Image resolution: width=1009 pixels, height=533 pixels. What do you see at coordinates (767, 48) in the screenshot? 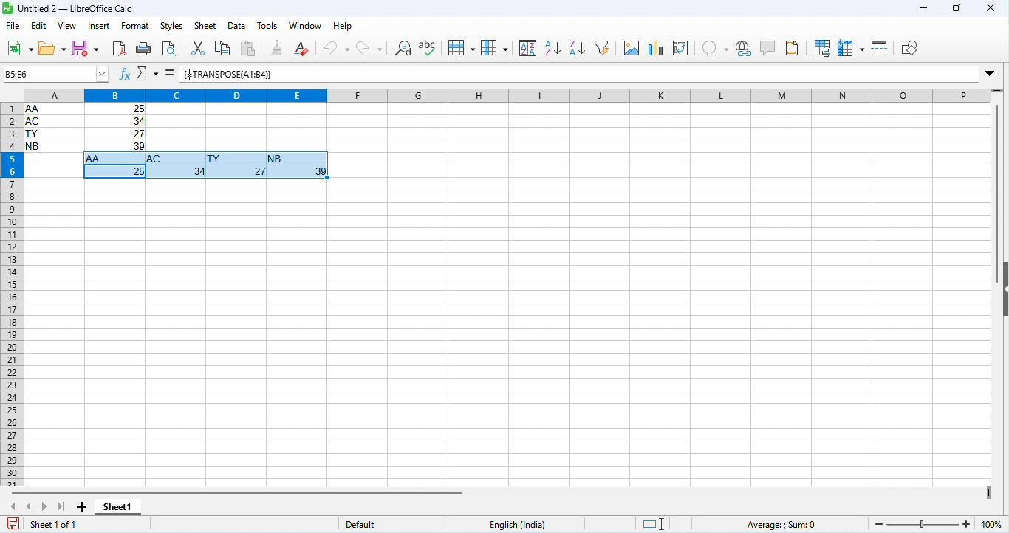
I see `insert comment` at bounding box center [767, 48].